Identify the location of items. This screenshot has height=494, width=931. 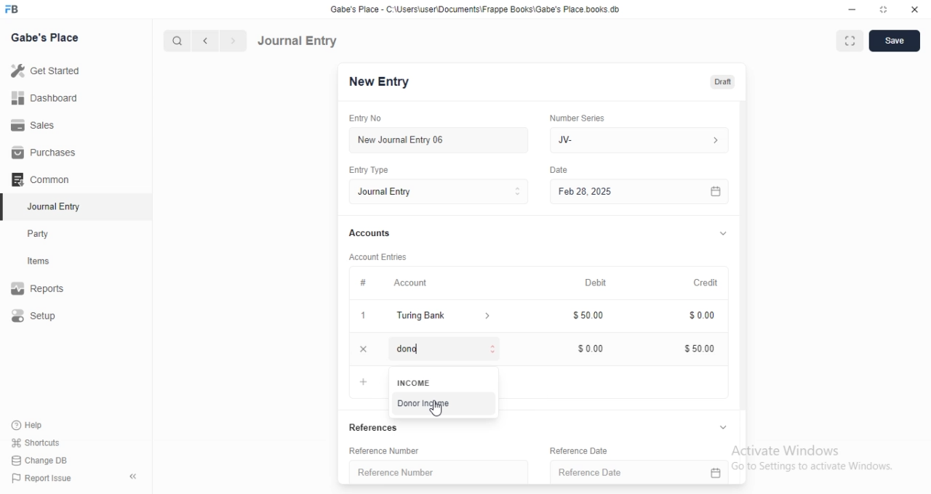
(48, 262).